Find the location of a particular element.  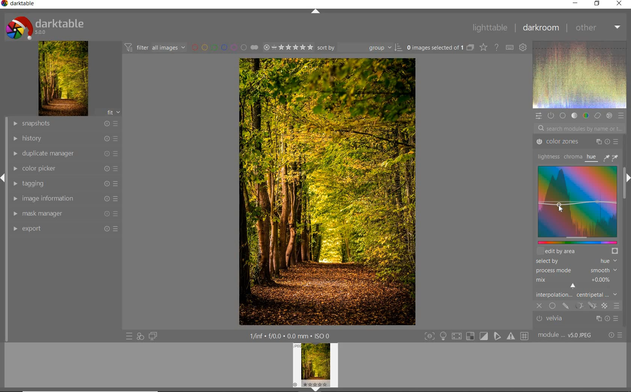

EFFORT is located at coordinates (66, 229).